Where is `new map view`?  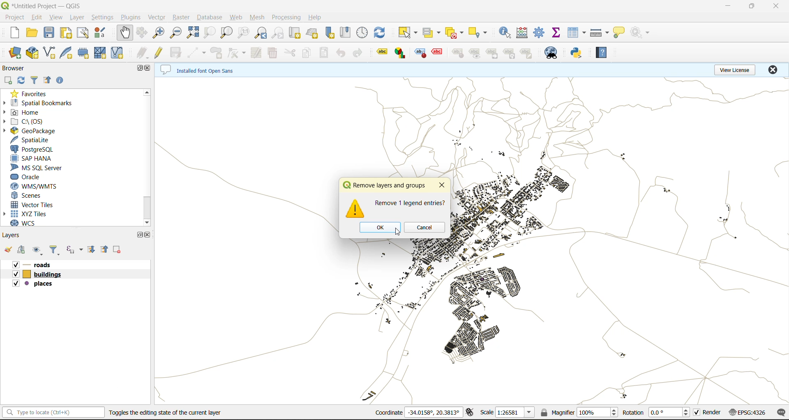
new map view is located at coordinates (295, 33).